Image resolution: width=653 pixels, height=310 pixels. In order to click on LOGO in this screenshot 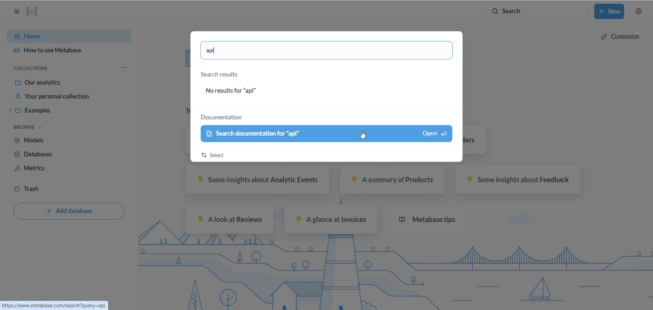, I will do `click(36, 12)`.